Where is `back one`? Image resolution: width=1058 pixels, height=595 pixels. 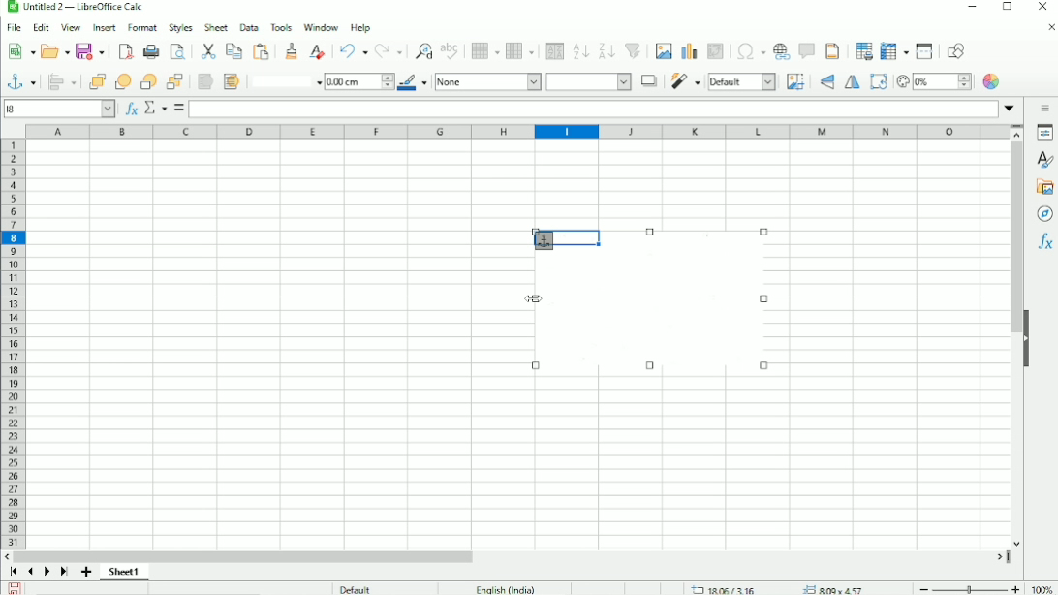 back one is located at coordinates (148, 81).